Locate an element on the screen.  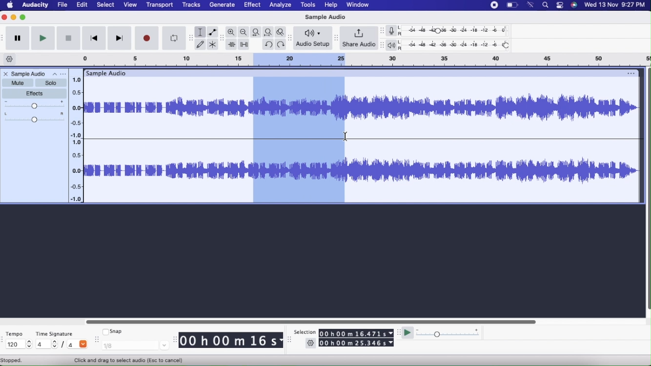
move toolbar is located at coordinates (4, 38).